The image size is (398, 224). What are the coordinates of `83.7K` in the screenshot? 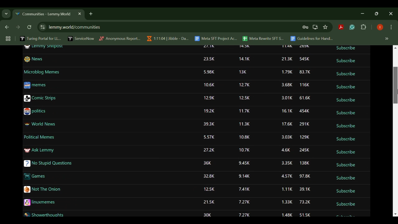 It's located at (305, 72).